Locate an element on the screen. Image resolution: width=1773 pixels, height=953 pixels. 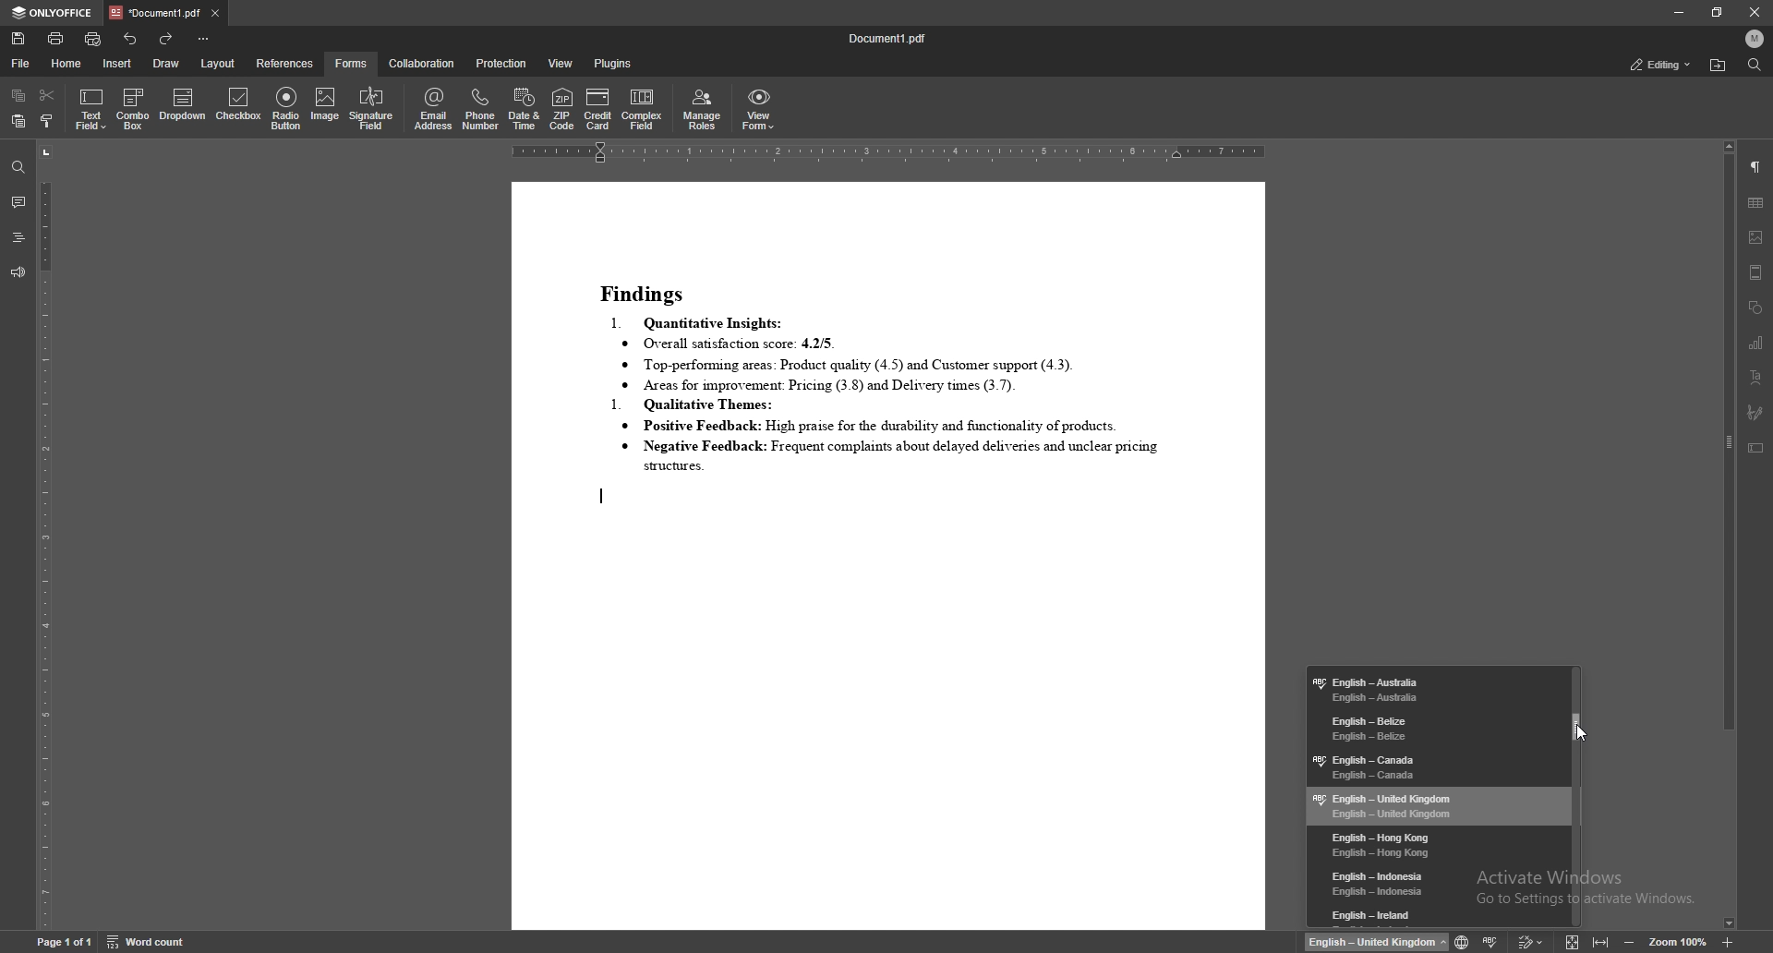
vertical scale is located at coordinates (44, 537).